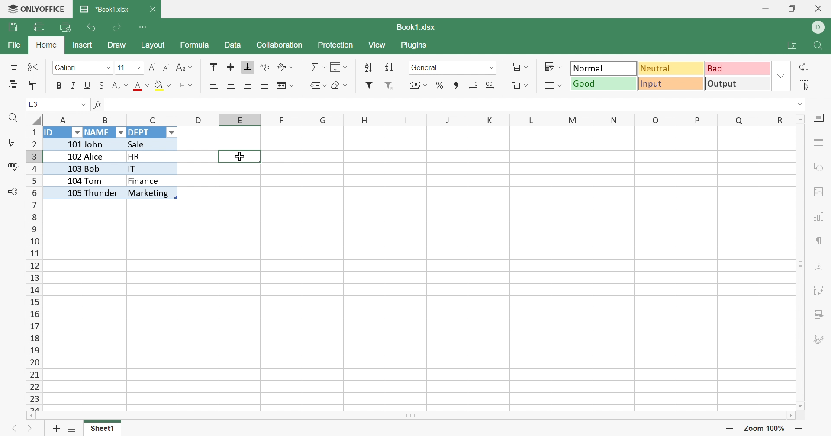  Describe the element at coordinates (33, 104) in the screenshot. I see `A1` at that location.